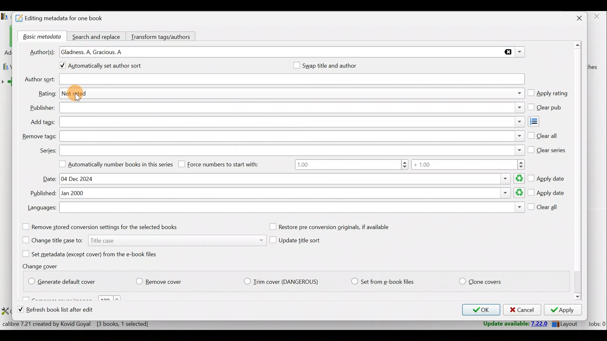  What do you see at coordinates (163, 280) in the screenshot?
I see `Remove cover` at bounding box center [163, 280].